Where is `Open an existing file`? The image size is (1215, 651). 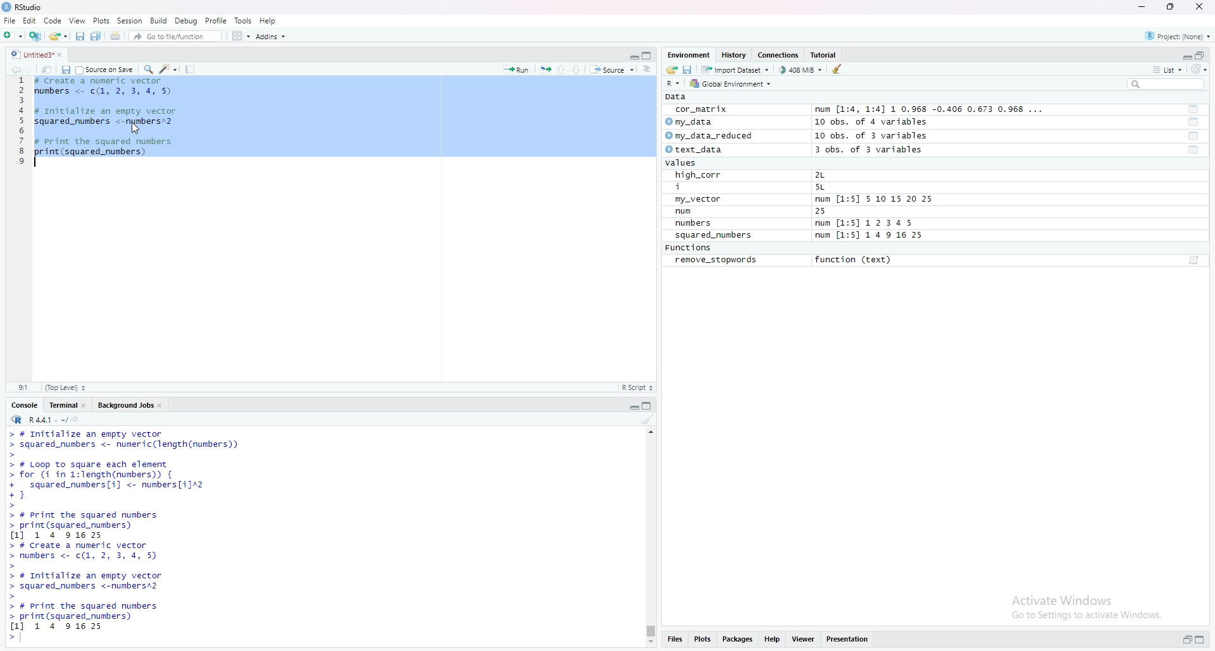 Open an existing file is located at coordinates (58, 35).